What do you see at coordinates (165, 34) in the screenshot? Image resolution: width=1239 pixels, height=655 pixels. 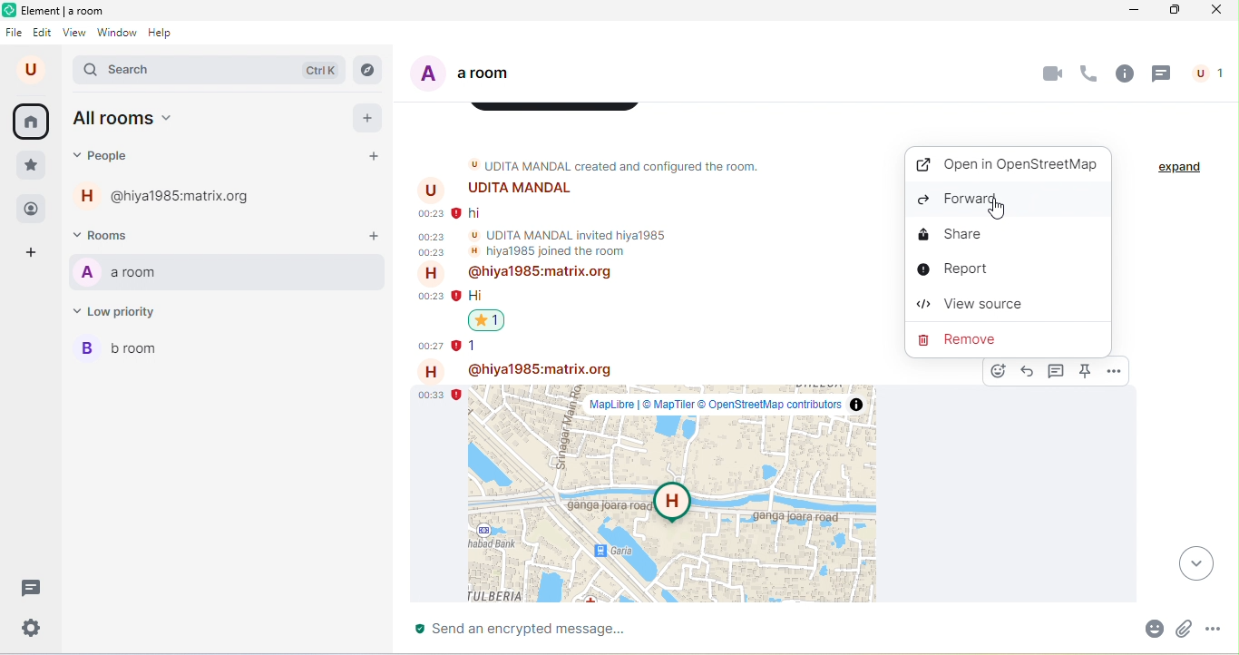 I see `help` at bounding box center [165, 34].